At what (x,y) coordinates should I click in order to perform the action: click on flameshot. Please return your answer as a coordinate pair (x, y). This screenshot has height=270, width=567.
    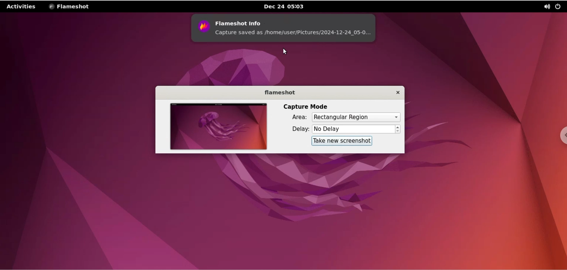
    Looking at the image, I should click on (279, 94).